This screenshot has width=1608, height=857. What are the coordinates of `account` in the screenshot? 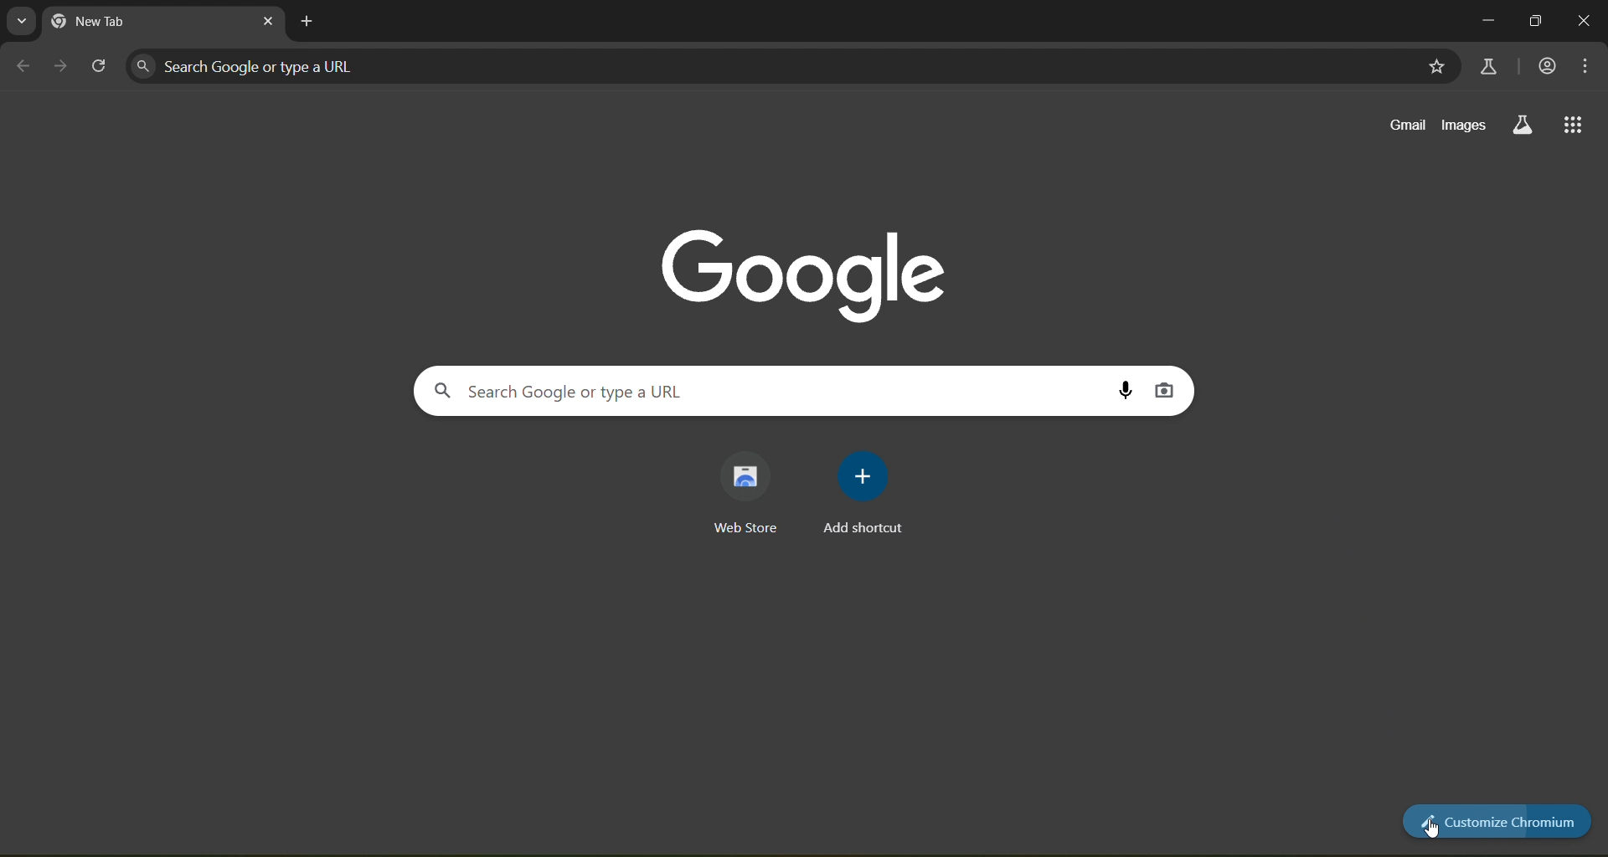 It's located at (1548, 67).